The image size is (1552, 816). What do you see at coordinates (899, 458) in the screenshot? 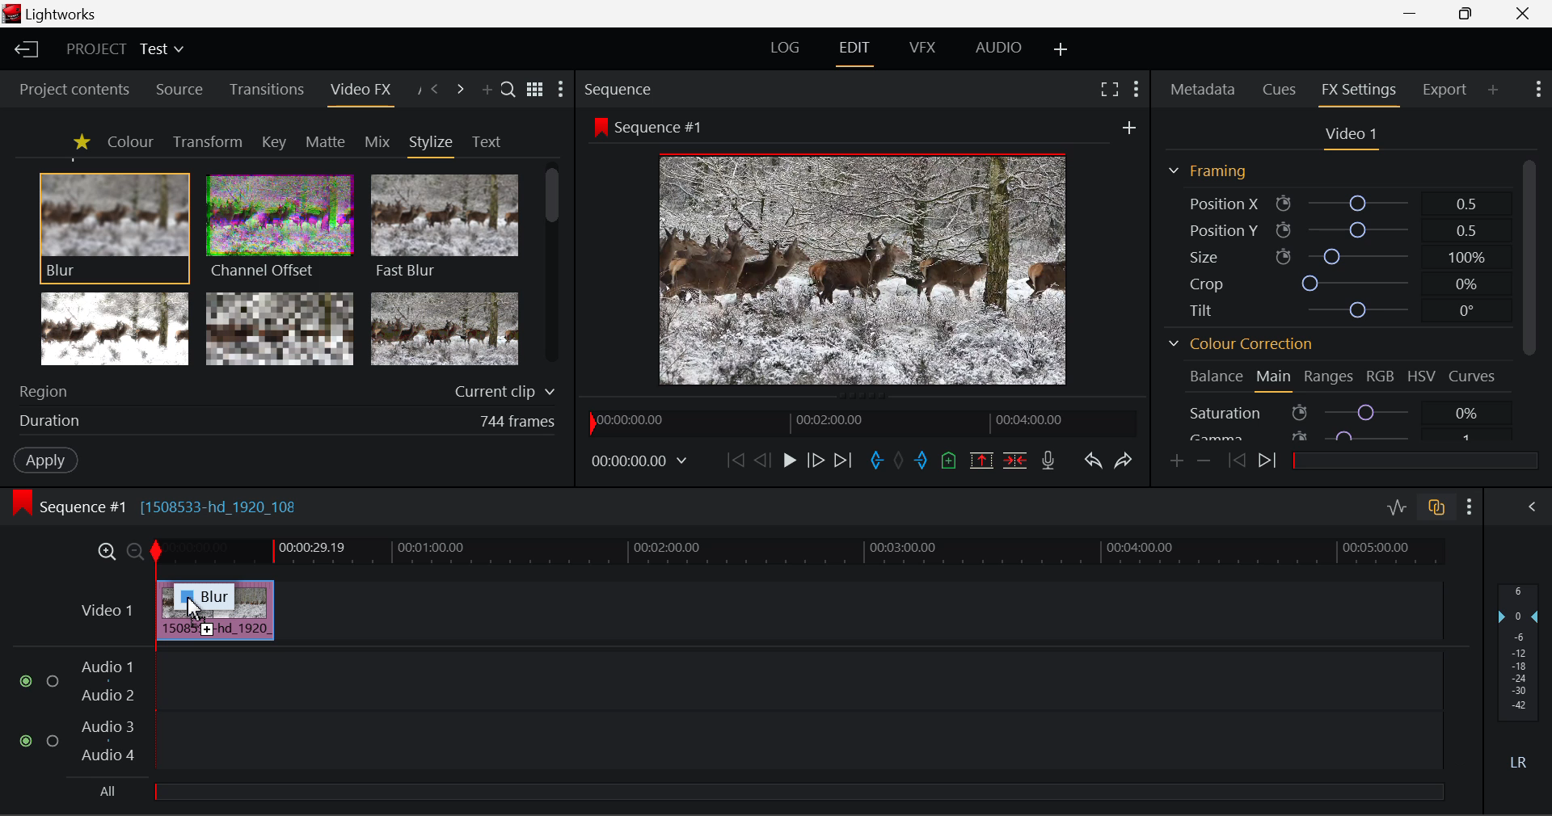
I see `Remove all marks` at bounding box center [899, 458].